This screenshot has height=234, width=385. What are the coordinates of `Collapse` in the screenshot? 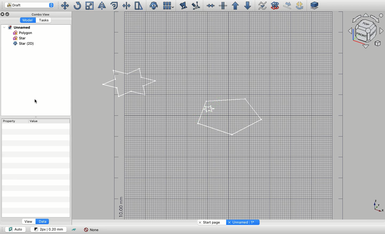 It's located at (8, 14).